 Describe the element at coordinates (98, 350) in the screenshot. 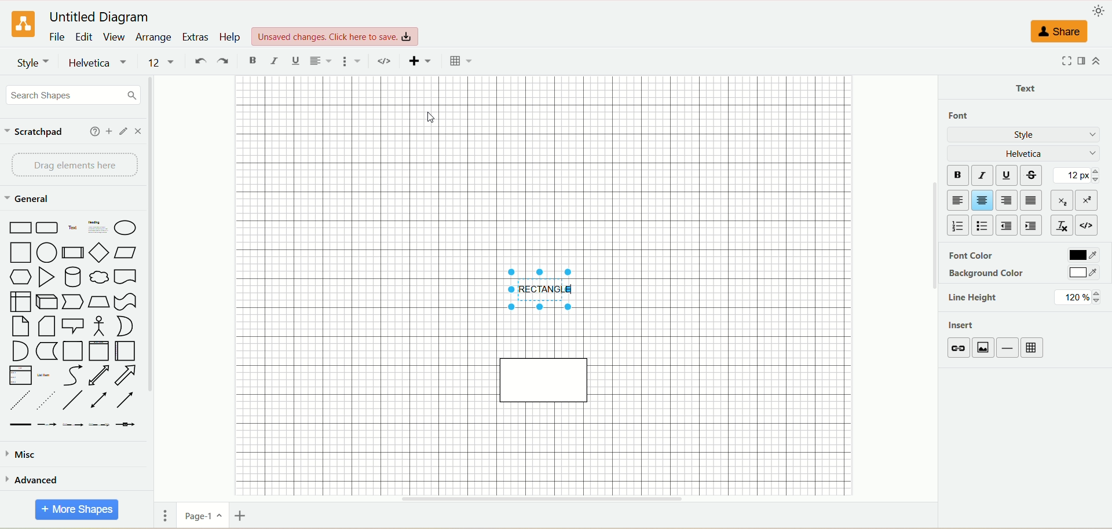

I see `vertical container` at that location.